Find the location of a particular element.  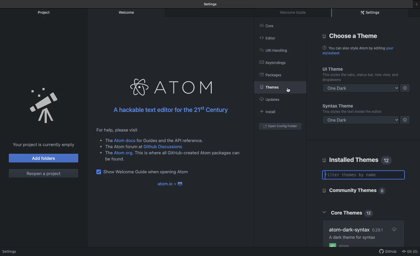

Community themes is located at coordinates (354, 191).